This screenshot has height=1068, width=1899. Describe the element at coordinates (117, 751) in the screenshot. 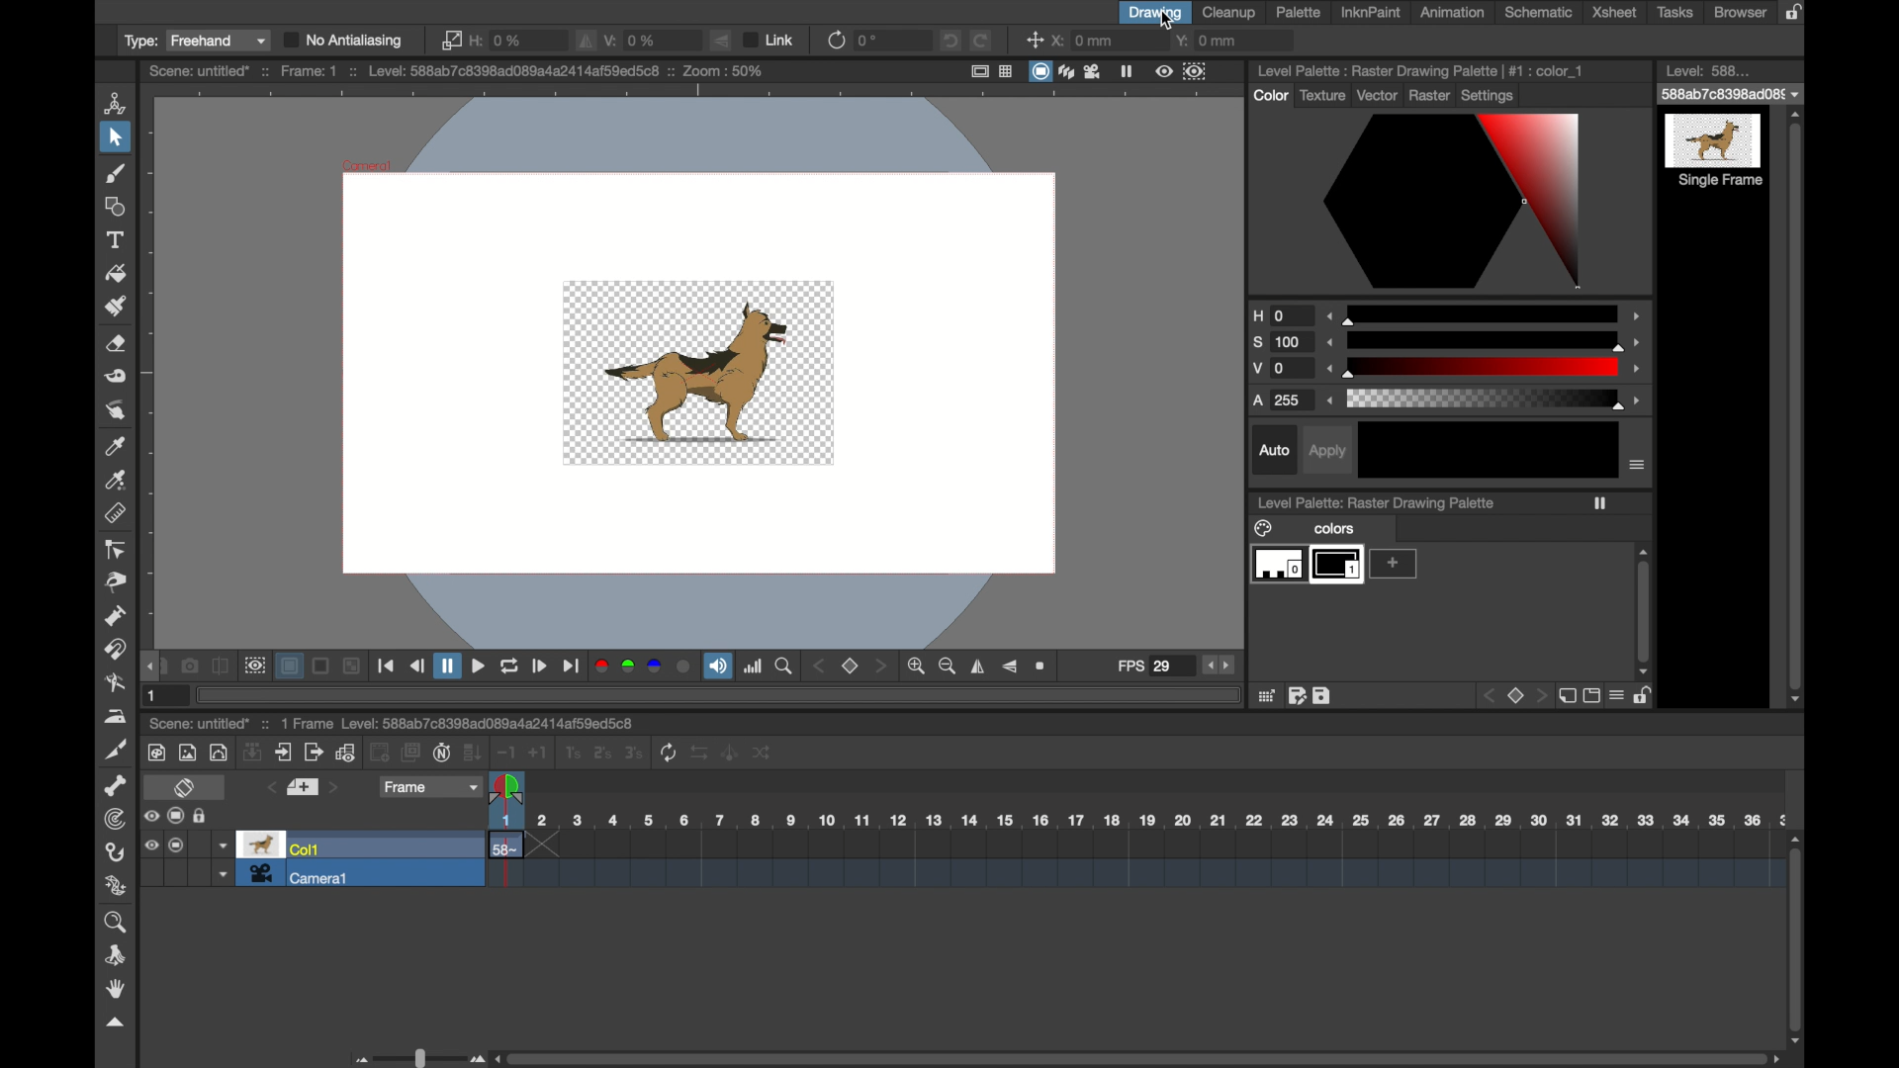

I see `cutter tool` at that location.